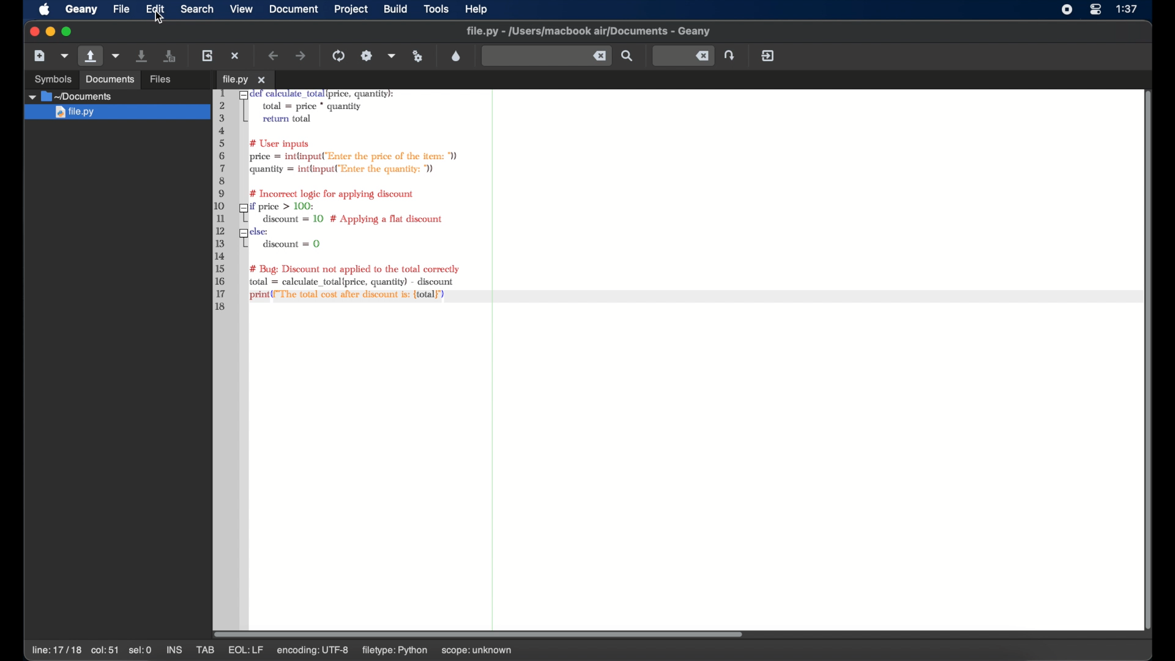 Image resolution: width=1175 pixels, height=661 pixels. Describe the element at coordinates (155, 9) in the screenshot. I see `edit` at that location.